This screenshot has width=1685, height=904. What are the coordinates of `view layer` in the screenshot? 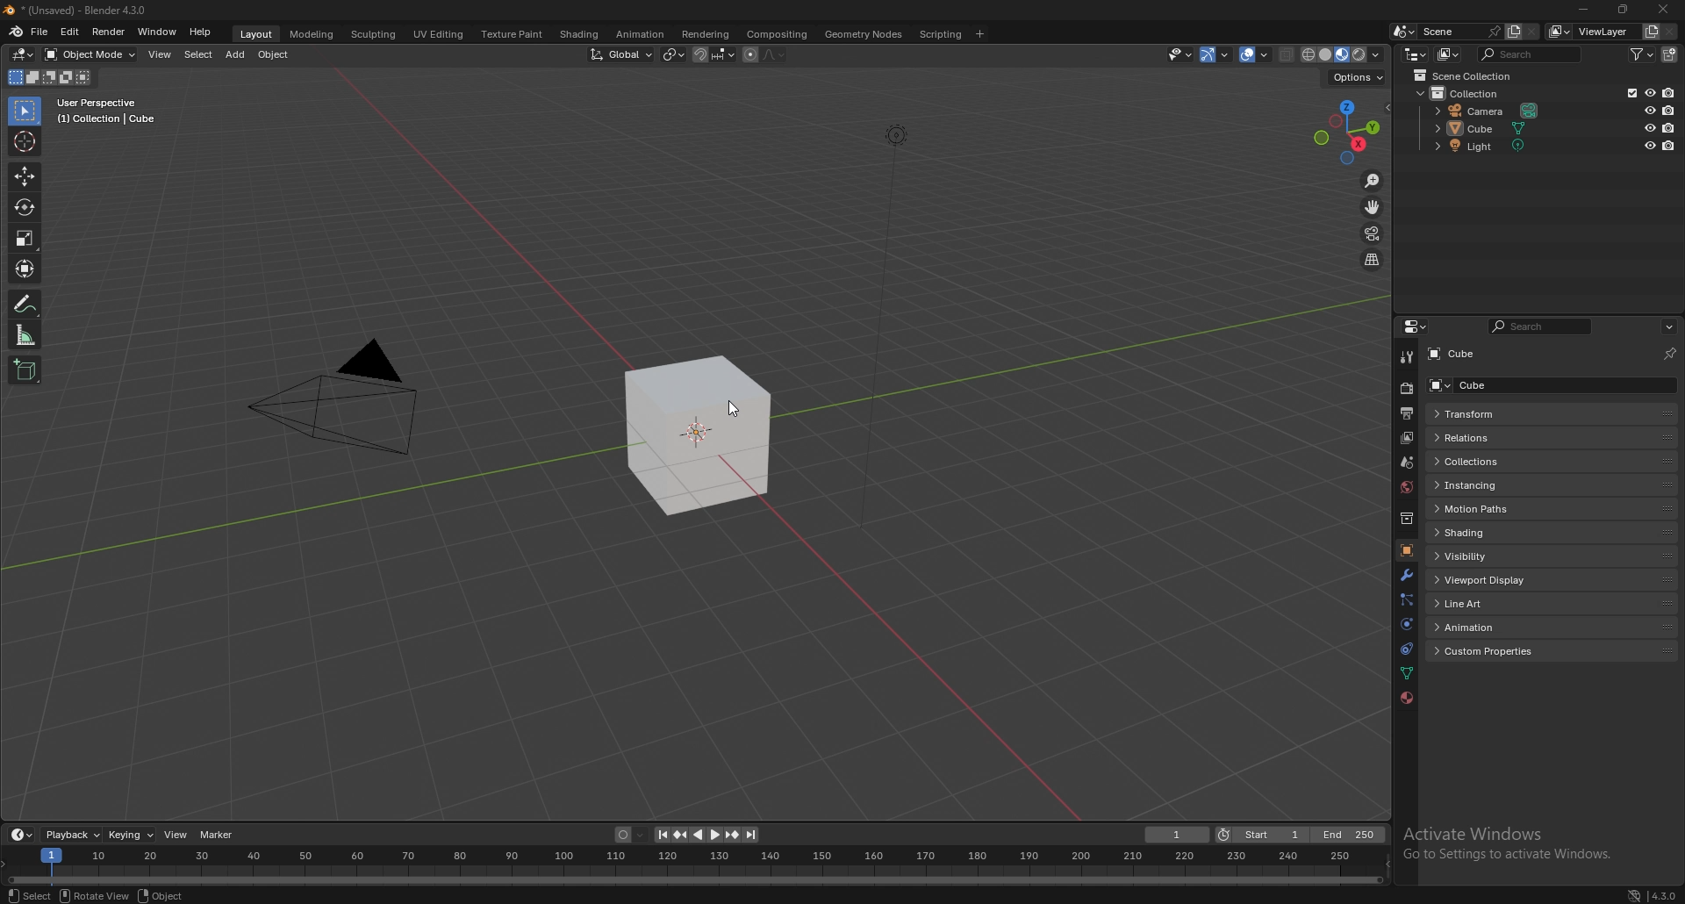 It's located at (1590, 32).